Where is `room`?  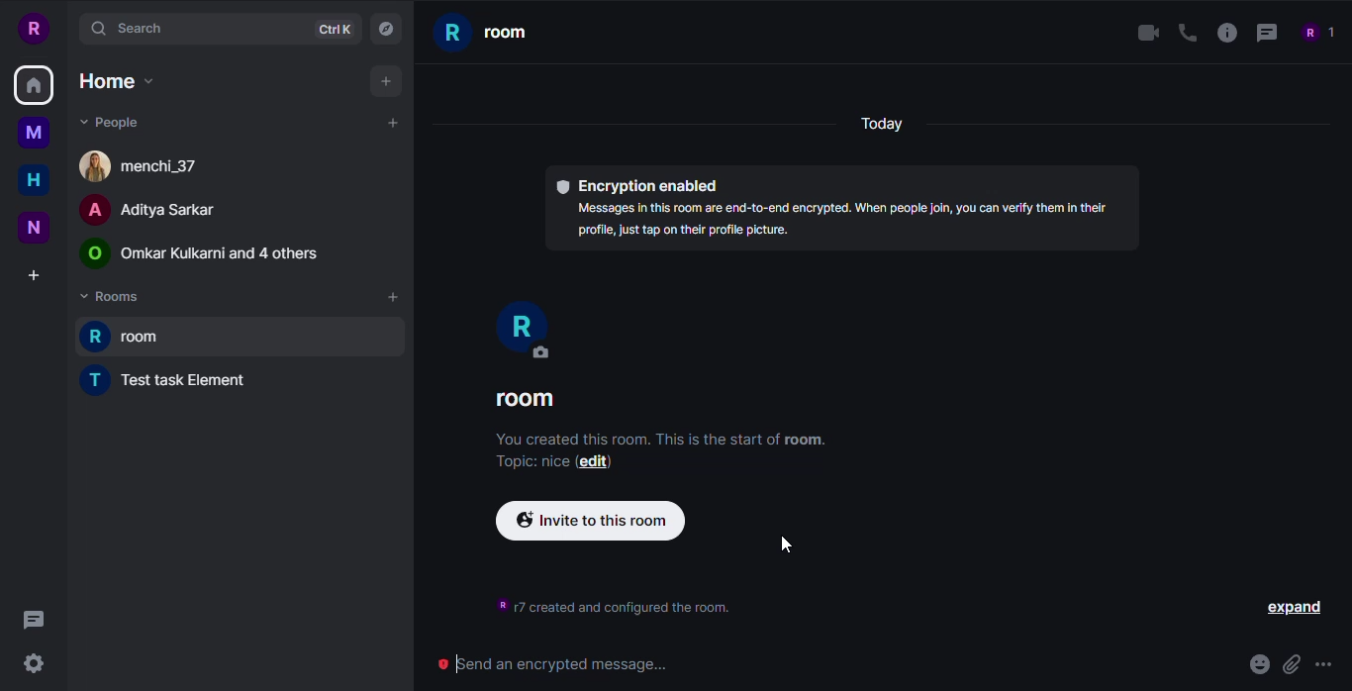 room is located at coordinates (514, 31).